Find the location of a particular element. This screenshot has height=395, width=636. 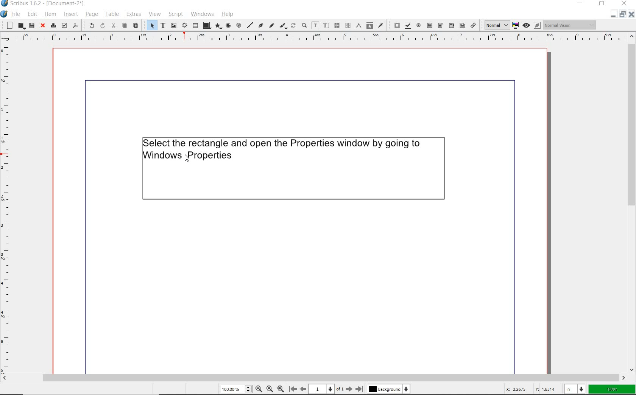

new is located at coordinates (8, 25).